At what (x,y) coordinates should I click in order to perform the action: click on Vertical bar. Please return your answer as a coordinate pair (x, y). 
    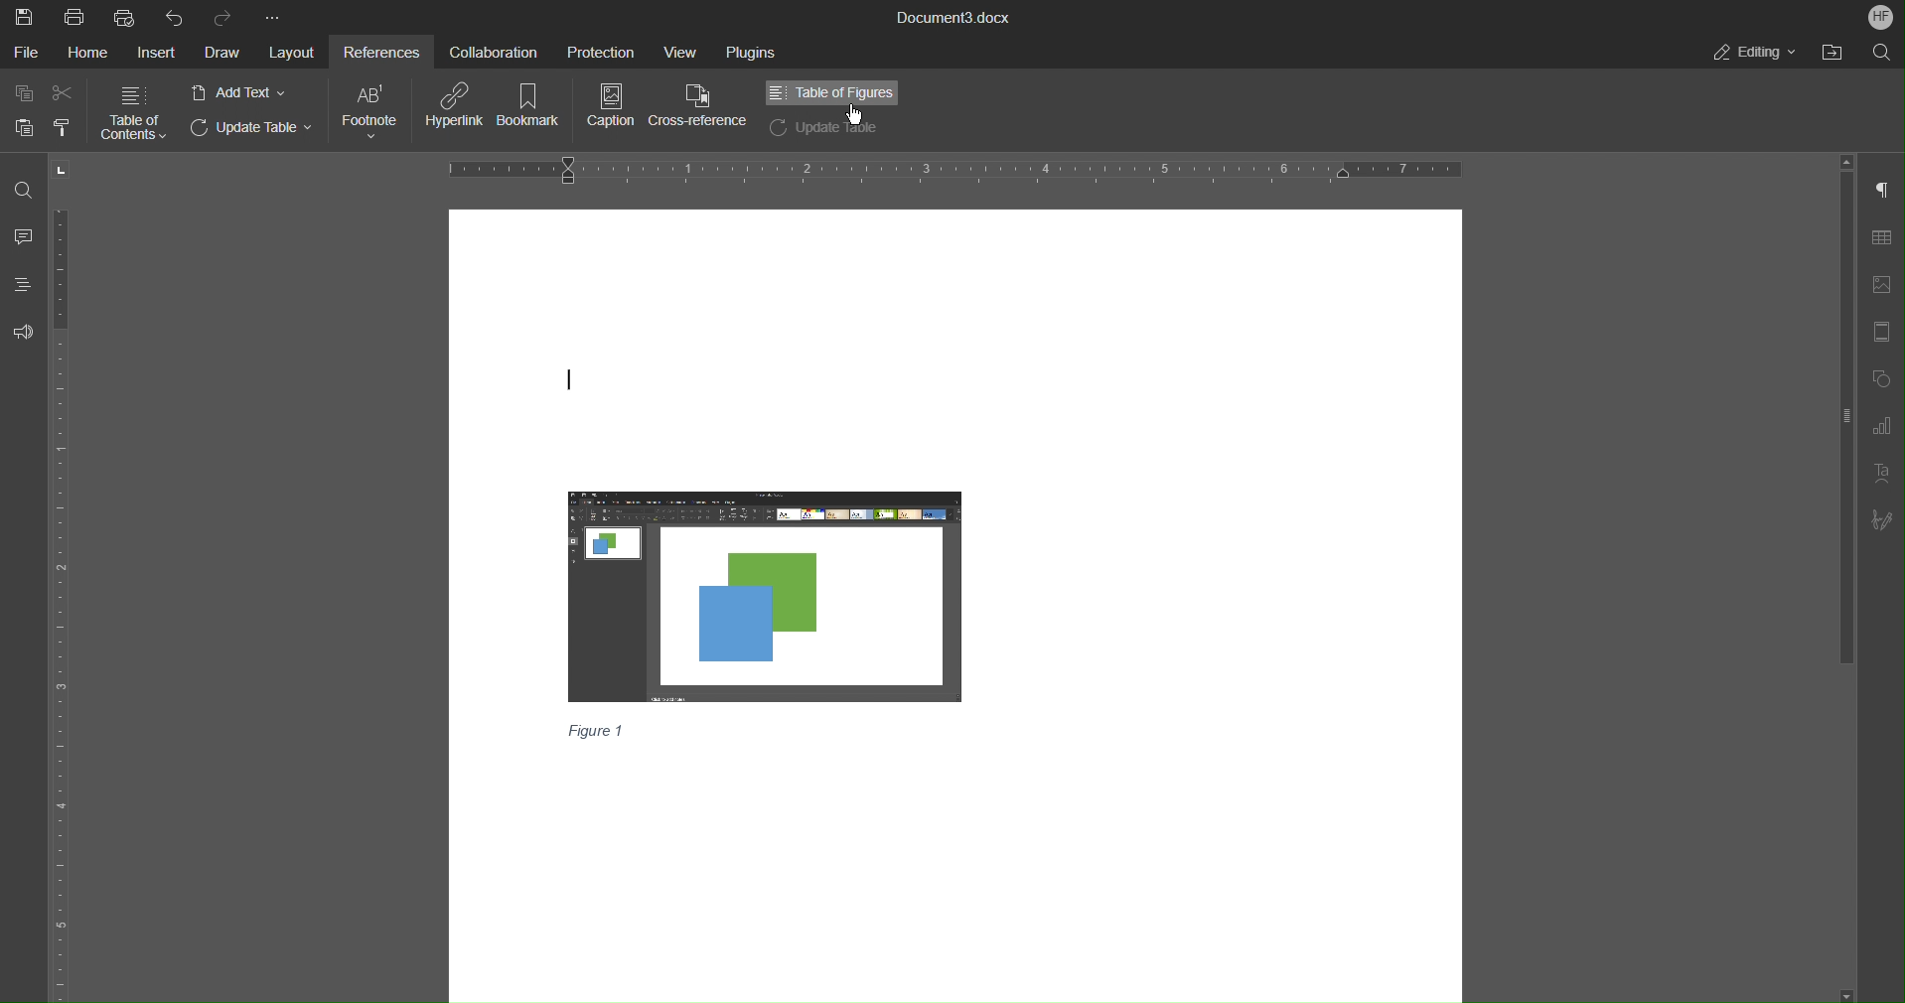
    Looking at the image, I should click on (1832, 416).